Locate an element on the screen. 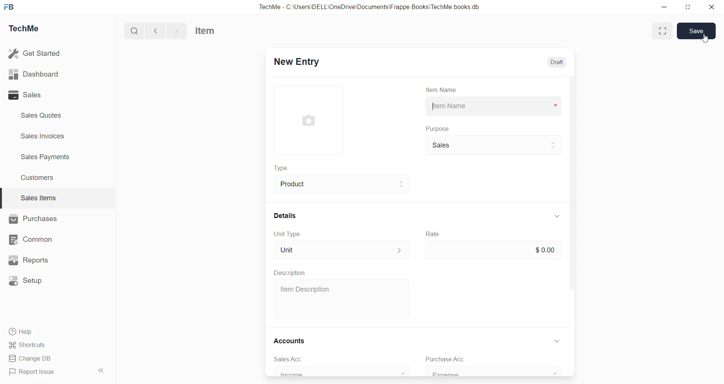 Image resolution: width=724 pixels, height=384 pixels. Help is located at coordinates (21, 332).